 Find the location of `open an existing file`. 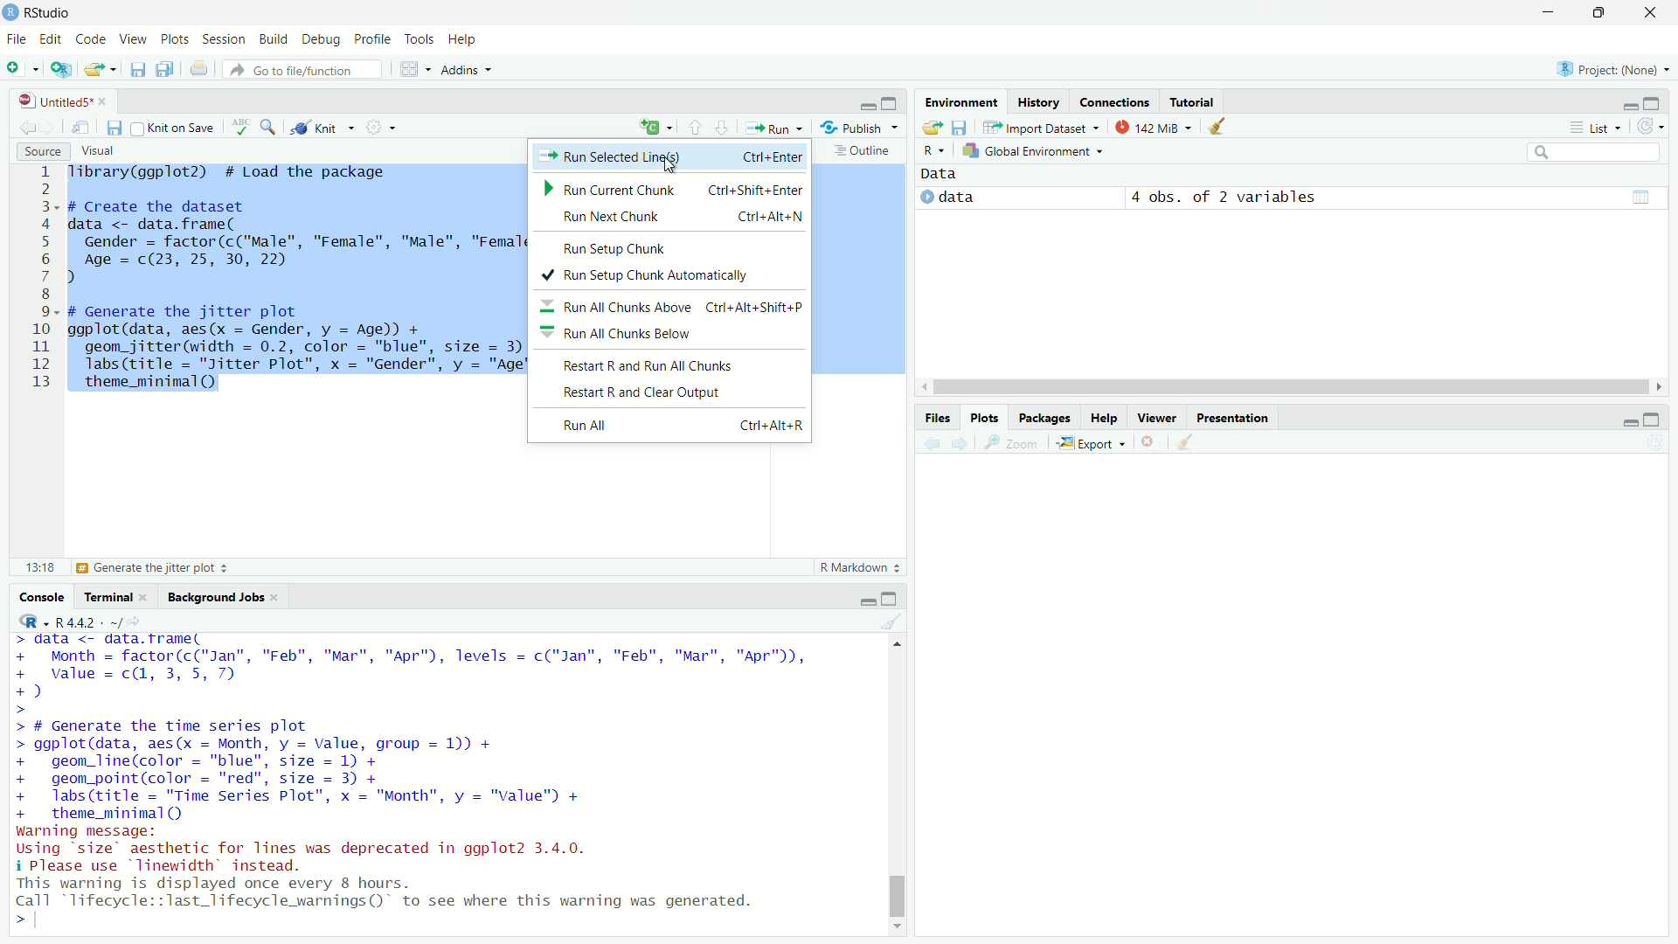

open an existing file is located at coordinates (101, 67).